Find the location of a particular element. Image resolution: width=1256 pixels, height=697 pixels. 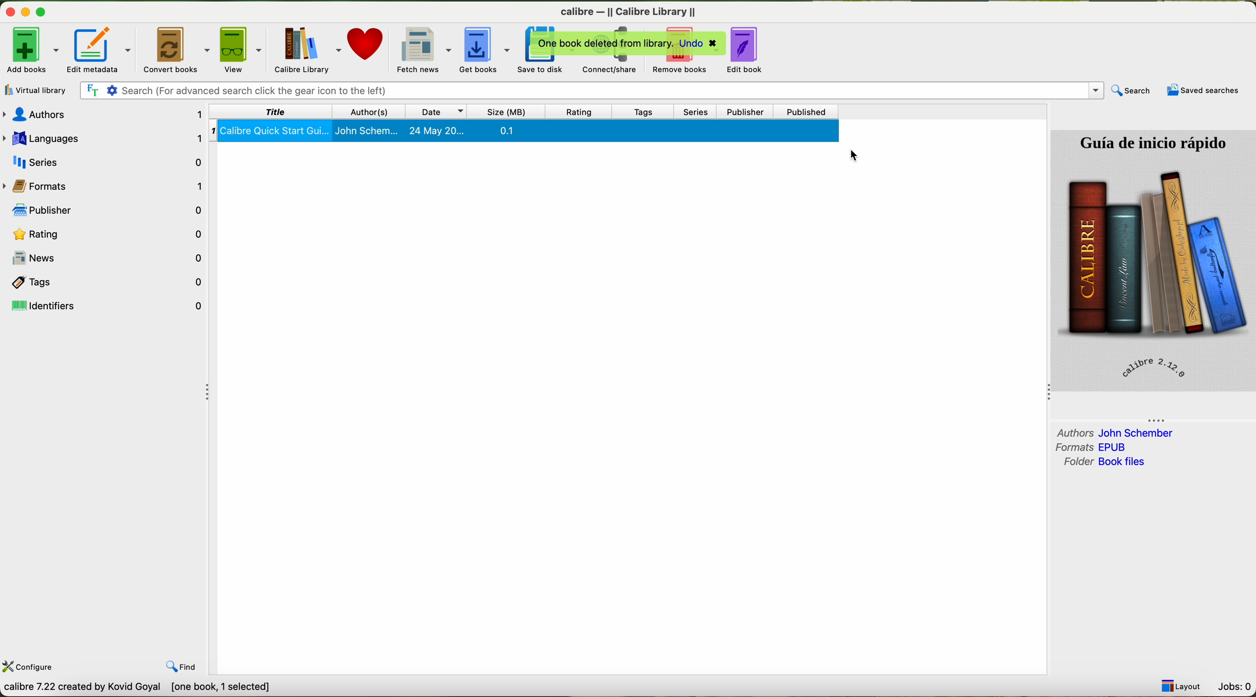

mouse is located at coordinates (856, 155).